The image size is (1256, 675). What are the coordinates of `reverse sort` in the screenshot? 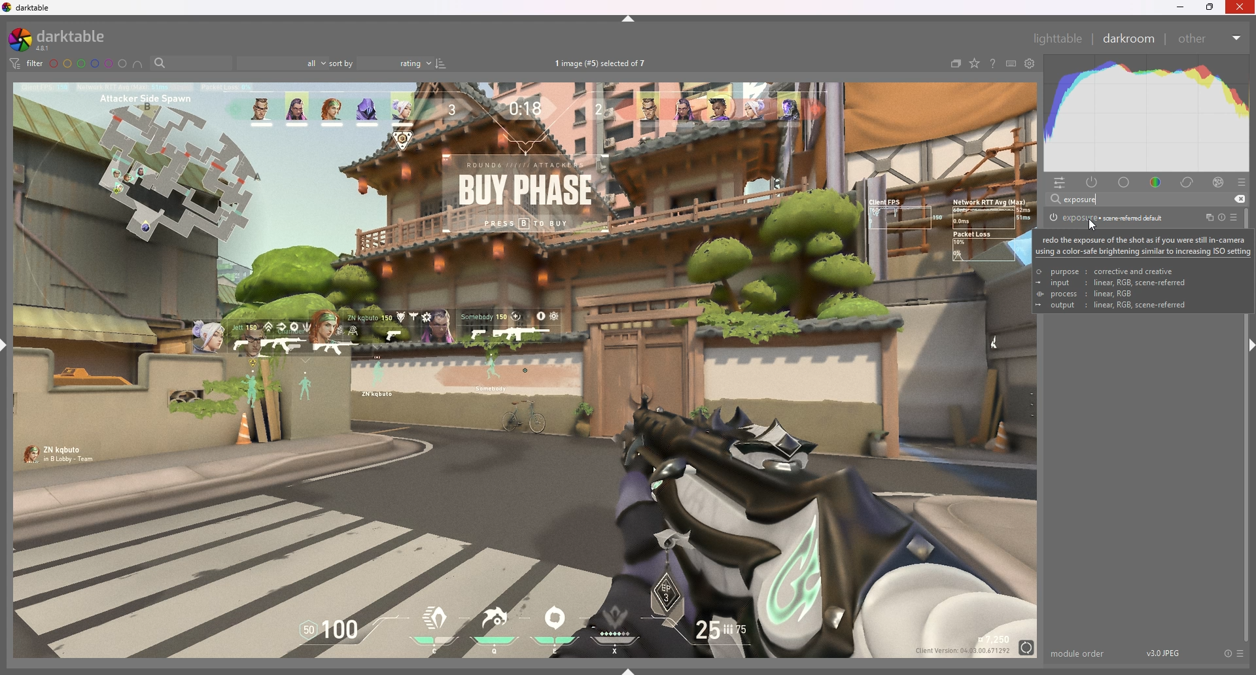 It's located at (442, 63).